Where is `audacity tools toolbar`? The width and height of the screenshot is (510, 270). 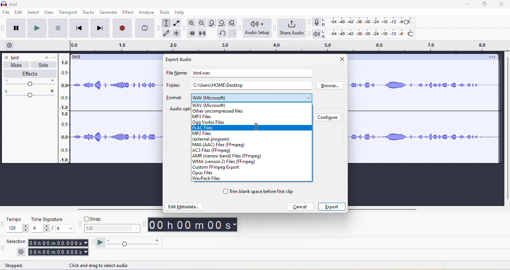
audacity tools toolbar is located at coordinates (160, 27).